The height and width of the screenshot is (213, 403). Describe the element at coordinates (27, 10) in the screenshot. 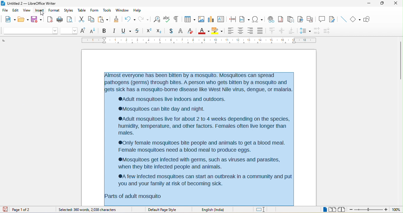

I see `view` at that location.